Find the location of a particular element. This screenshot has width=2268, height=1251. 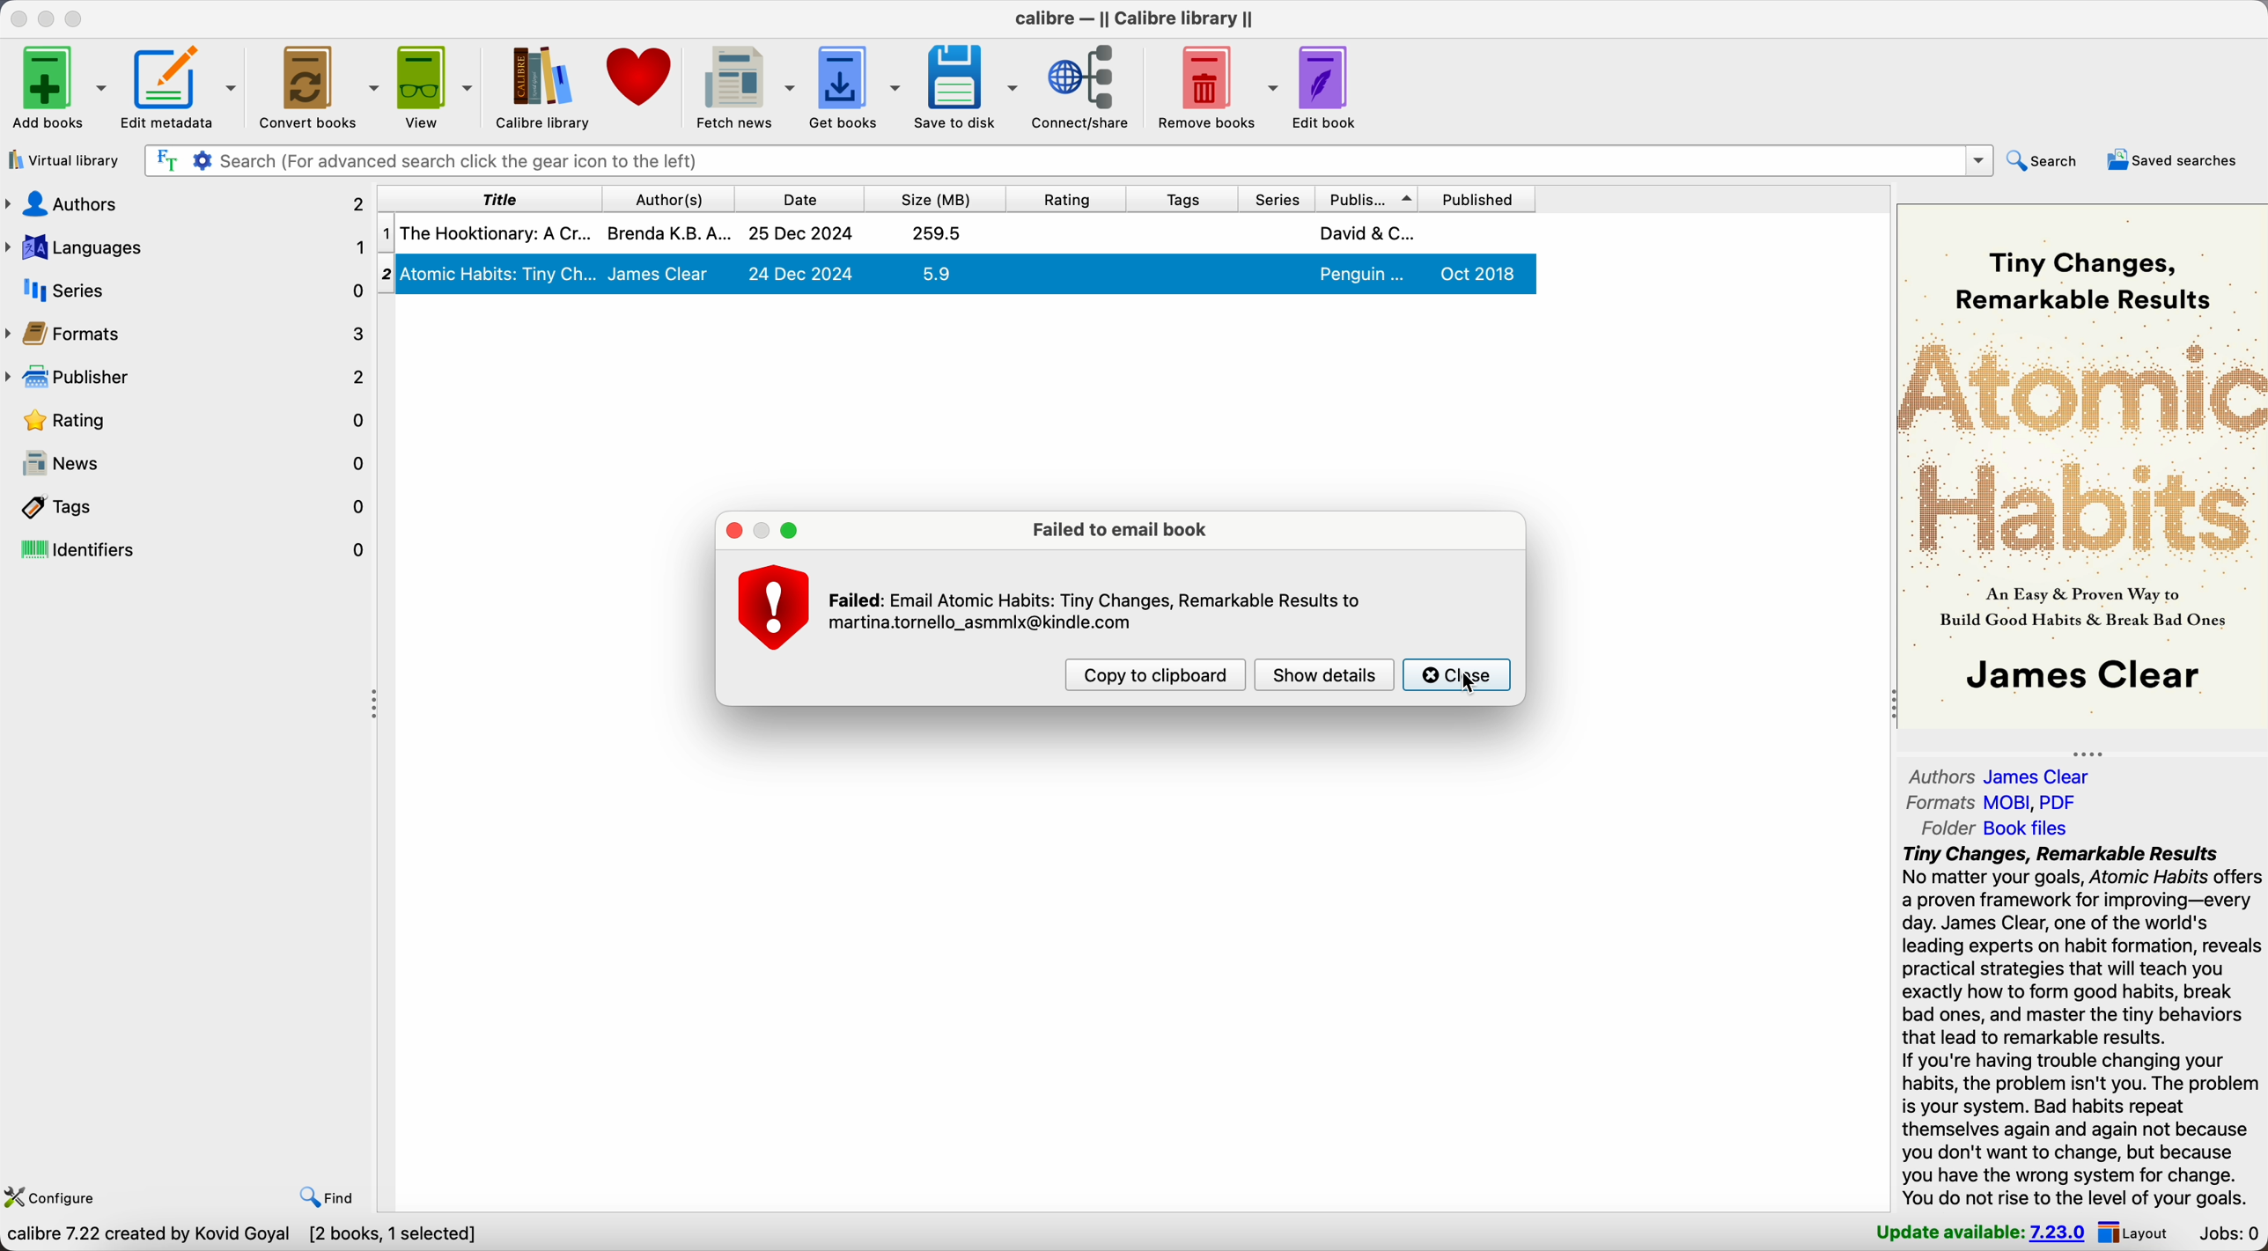

show details is located at coordinates (1326, 674).